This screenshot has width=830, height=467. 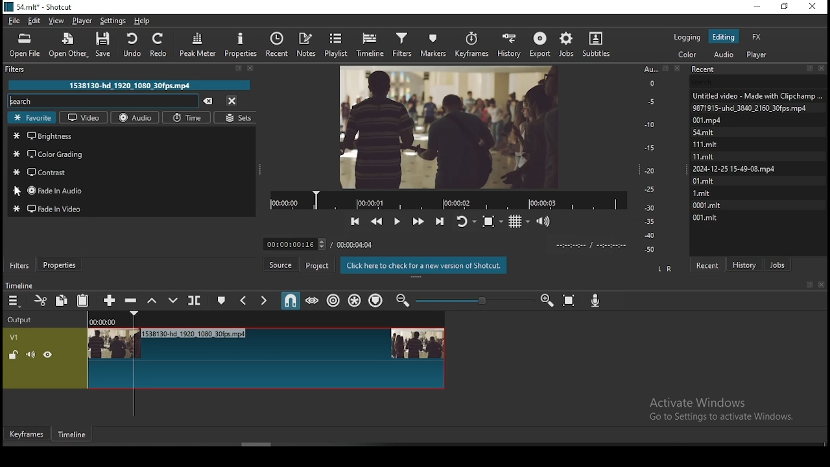 What do you see at coordinates (475, 300) in the screenshot?
I see `zoom in or zoom out slider` at bounding box center [475, 300].